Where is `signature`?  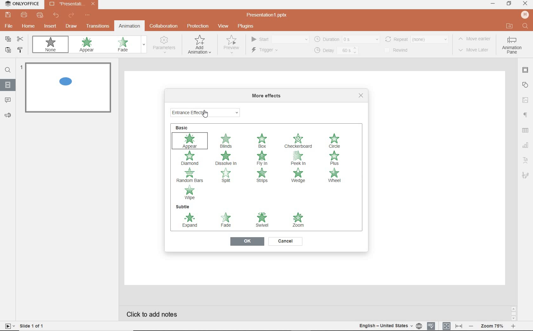
signature is located at coordinates (525, 176).